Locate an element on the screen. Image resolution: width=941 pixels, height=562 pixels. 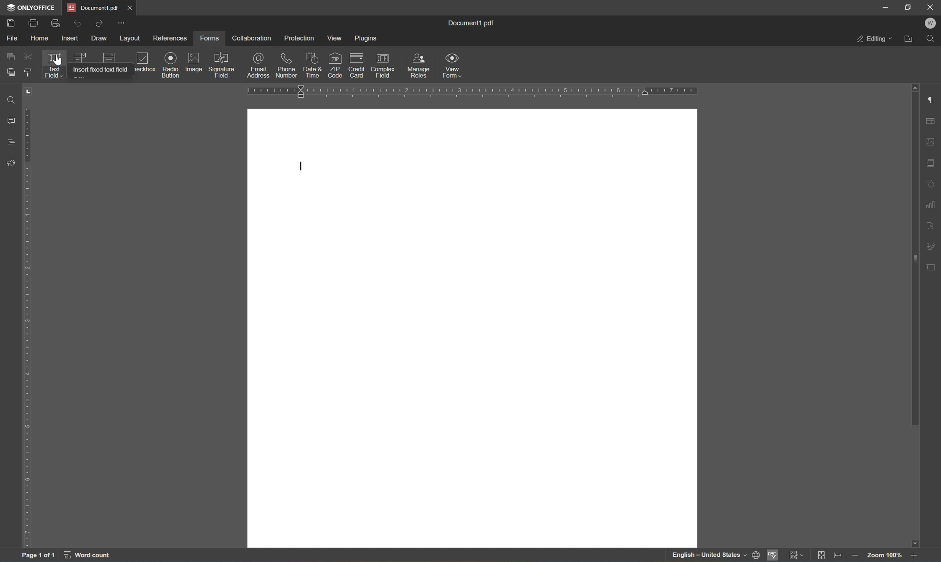
paste is located at coordinates (11, 72).